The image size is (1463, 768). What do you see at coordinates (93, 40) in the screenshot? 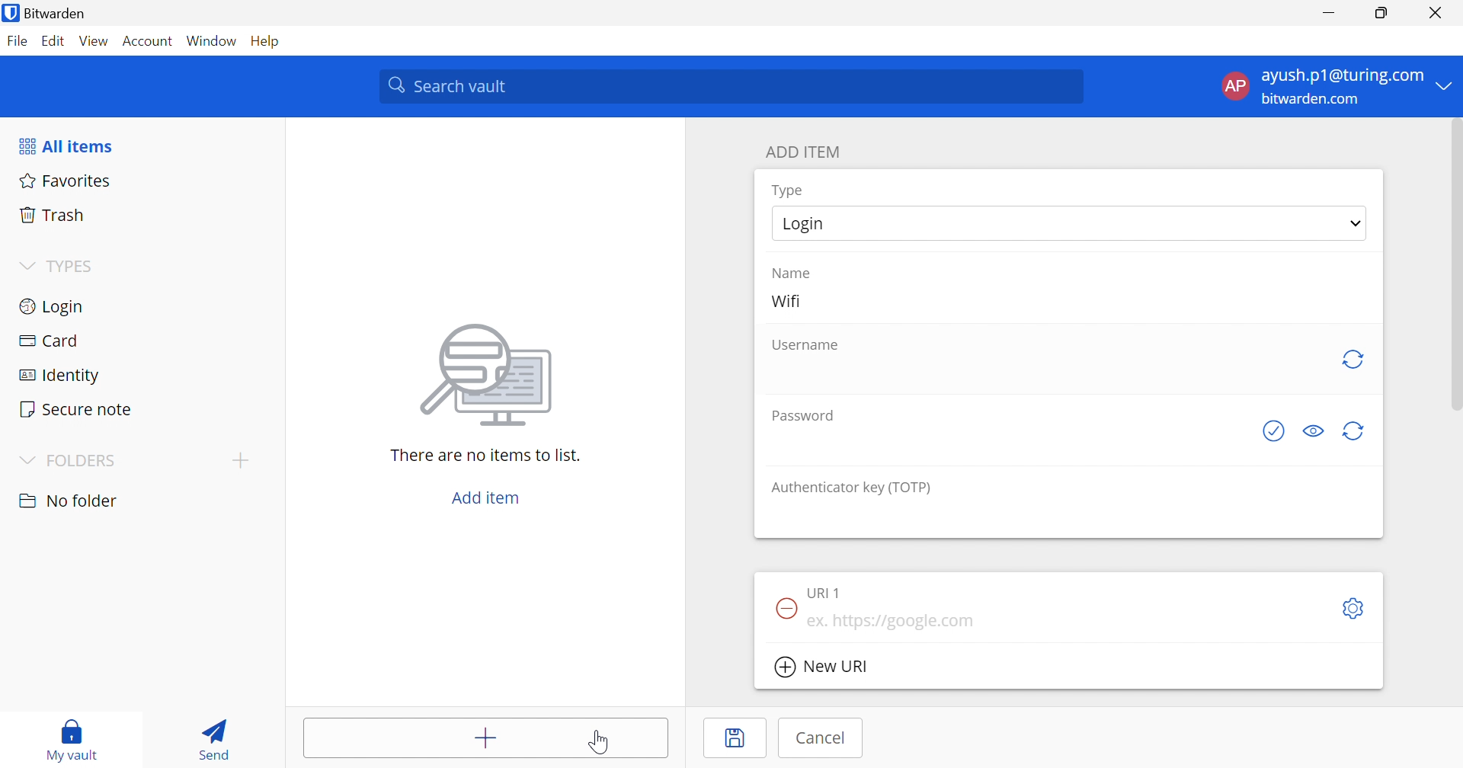
I see `View` at bounding box center [93, 40].